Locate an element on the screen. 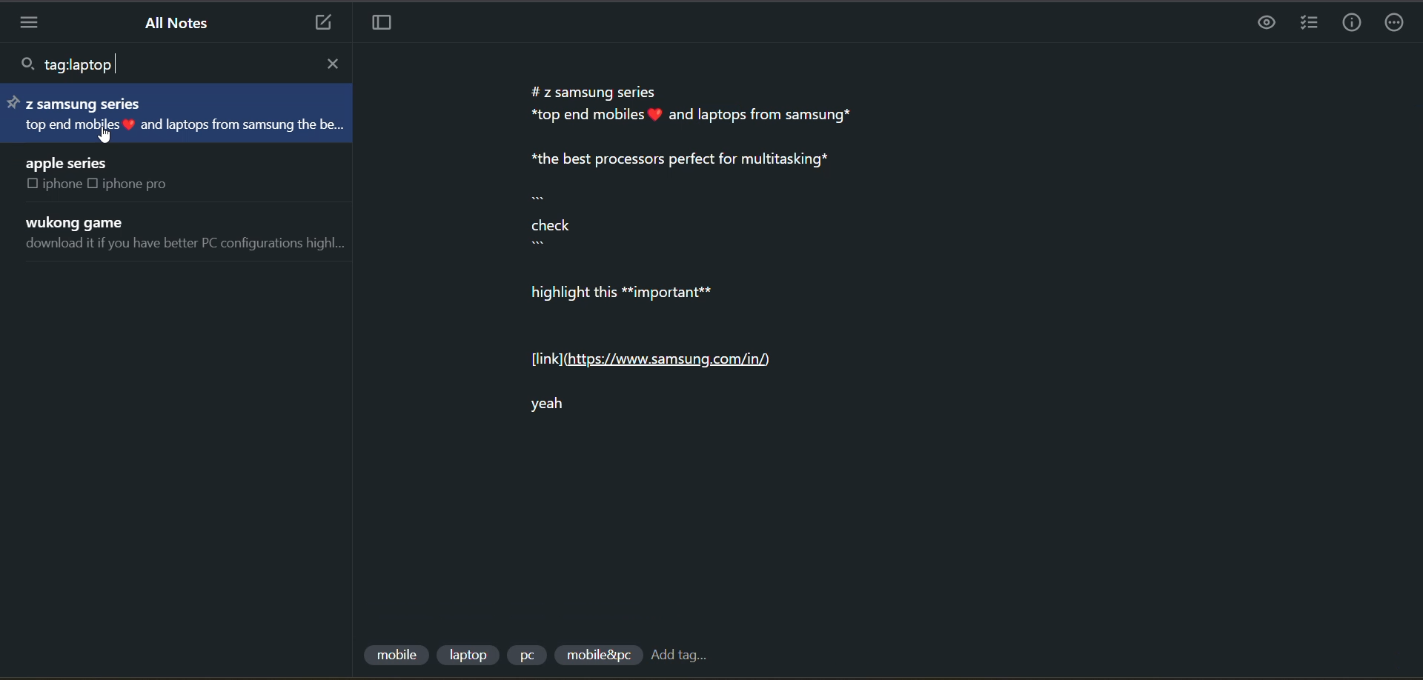 Image resolution: width=1423 pixels, height=680 pixels. [link] (https://www.samsung.com/in/ is located at coordinates (669, 356).